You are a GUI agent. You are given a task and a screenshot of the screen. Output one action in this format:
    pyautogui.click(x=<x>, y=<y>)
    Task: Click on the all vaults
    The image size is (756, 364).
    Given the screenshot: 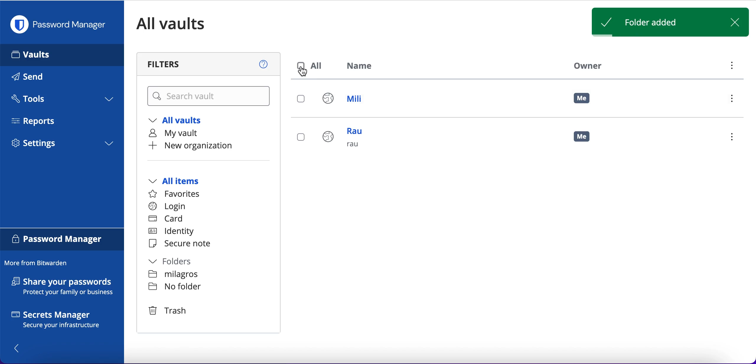 What is the action you would take?
    pyautogui.click(x=180, y=122)
    